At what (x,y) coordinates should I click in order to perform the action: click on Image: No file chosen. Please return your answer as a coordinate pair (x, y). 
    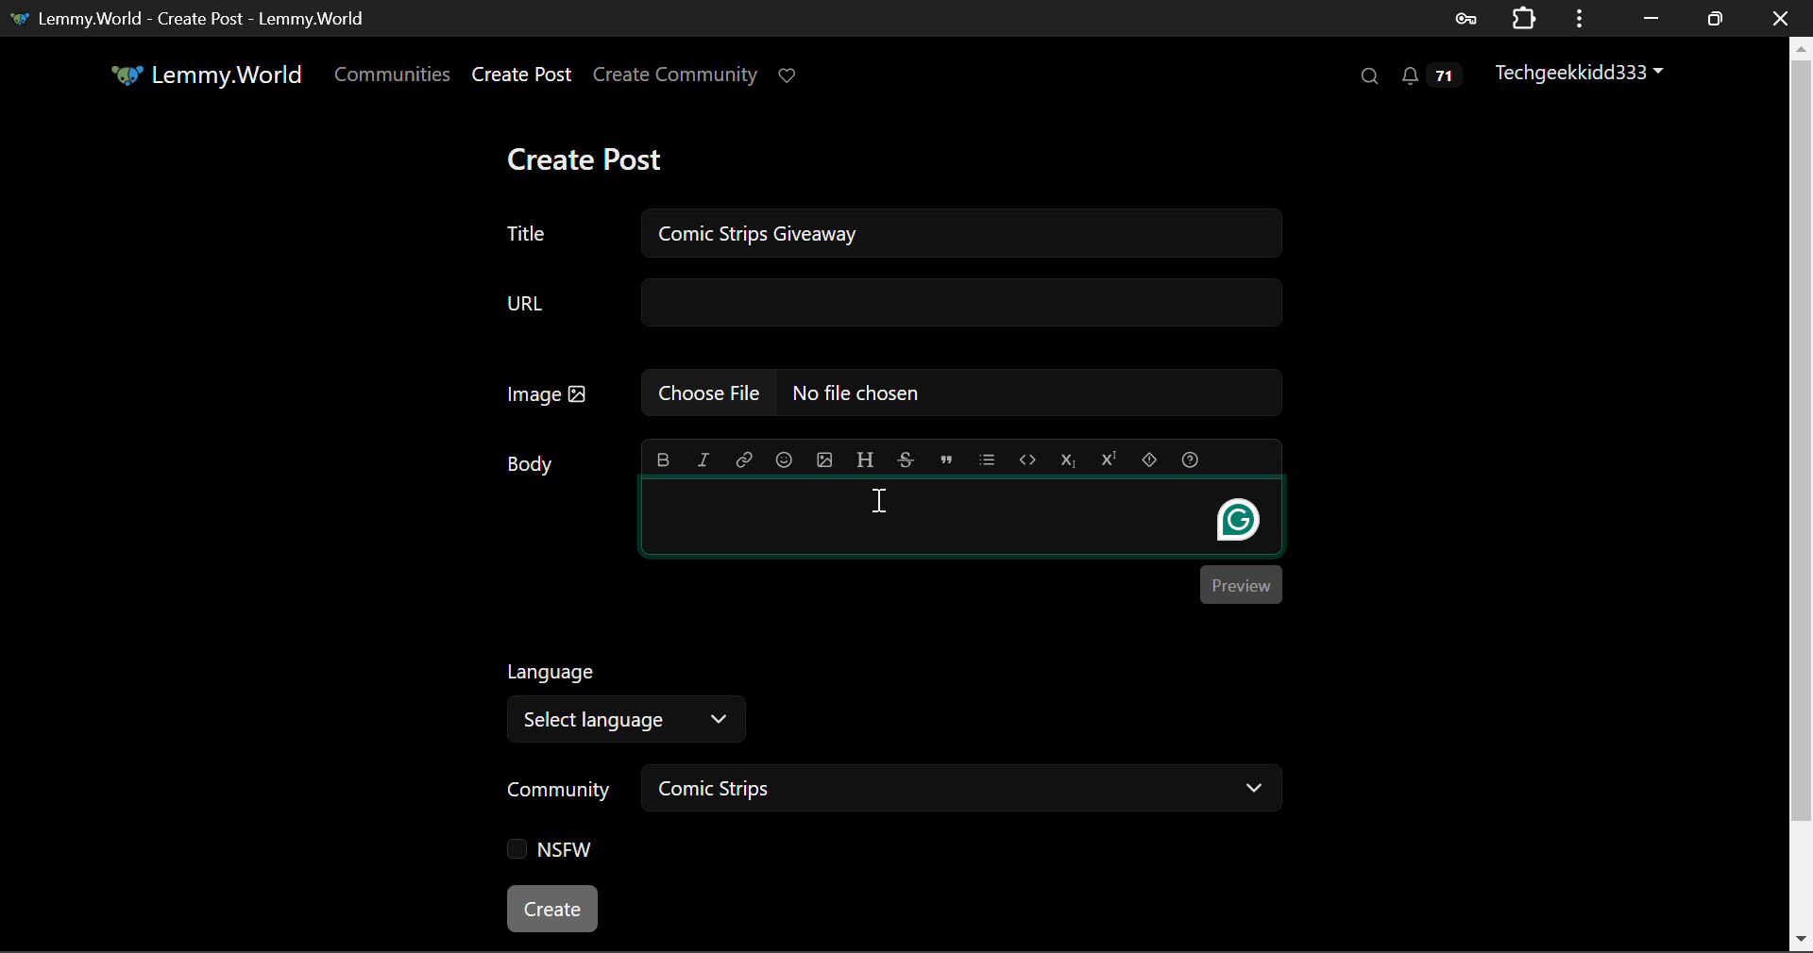
    Looking at the image, I should click on (891, 390).